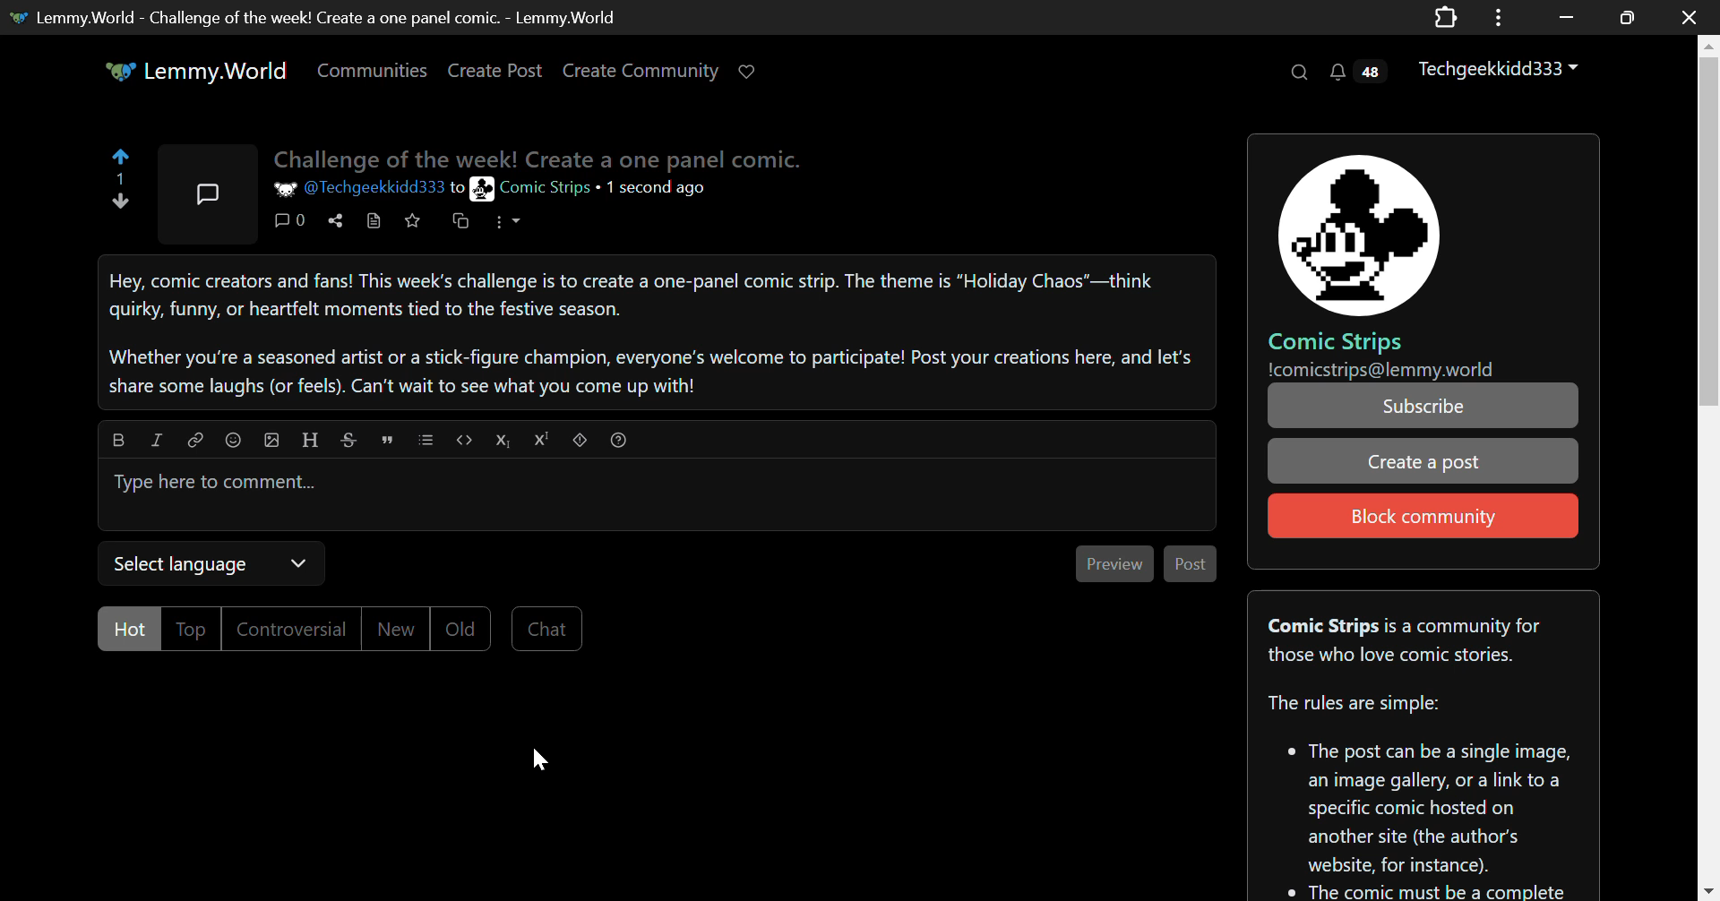  What do you see at coordinates (122, 182) in the screenshot?
I see `1 Upvote` at bounding box center [122, 182].